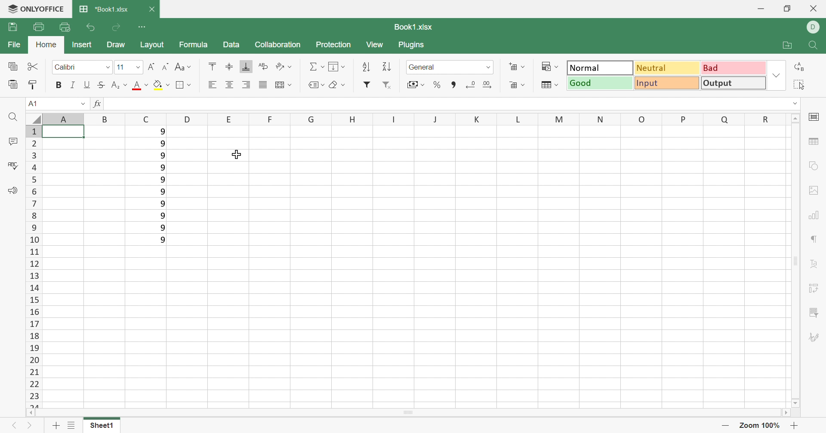 Image resolution: width=826 pixels, height=433 pixels. Describe the element at coordinates (816, 336) in the screenshot. I see `Signature settings` at that location.